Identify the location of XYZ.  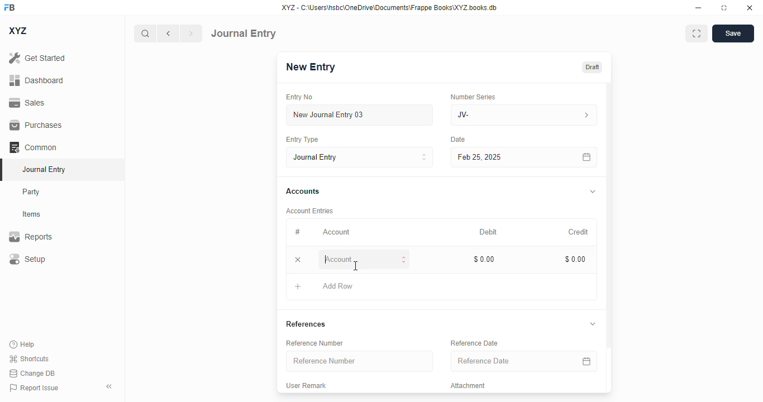
(18, 31).